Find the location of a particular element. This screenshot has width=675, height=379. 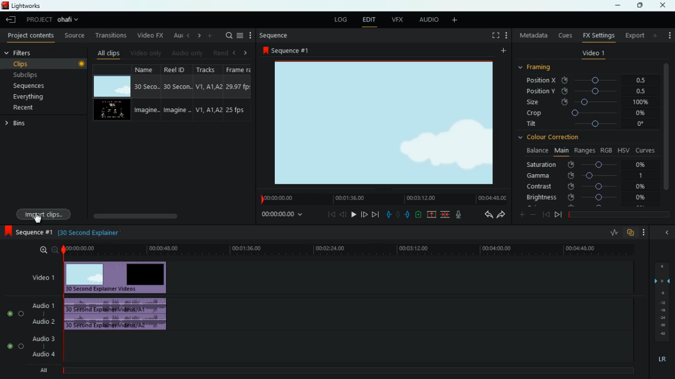

vertical scroll bar is located at coordinates (667, 126).